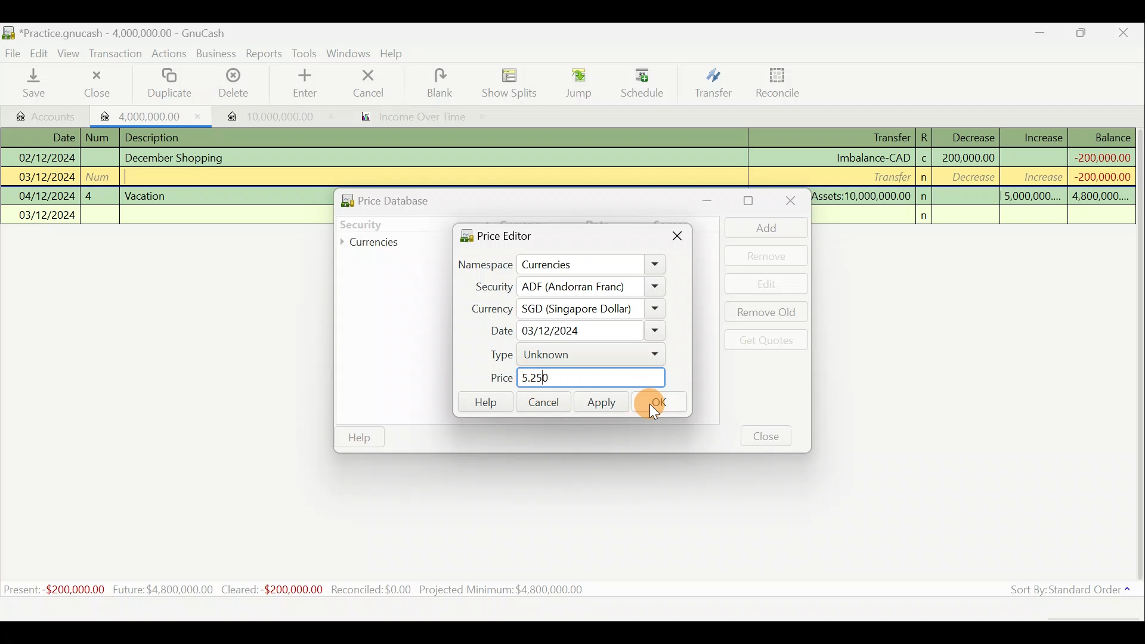 The height and width of the screenshot is (644, 1145). Describe the element at coordinates (47, 178) in the screenshot. I see `03/12/2024` at that location.